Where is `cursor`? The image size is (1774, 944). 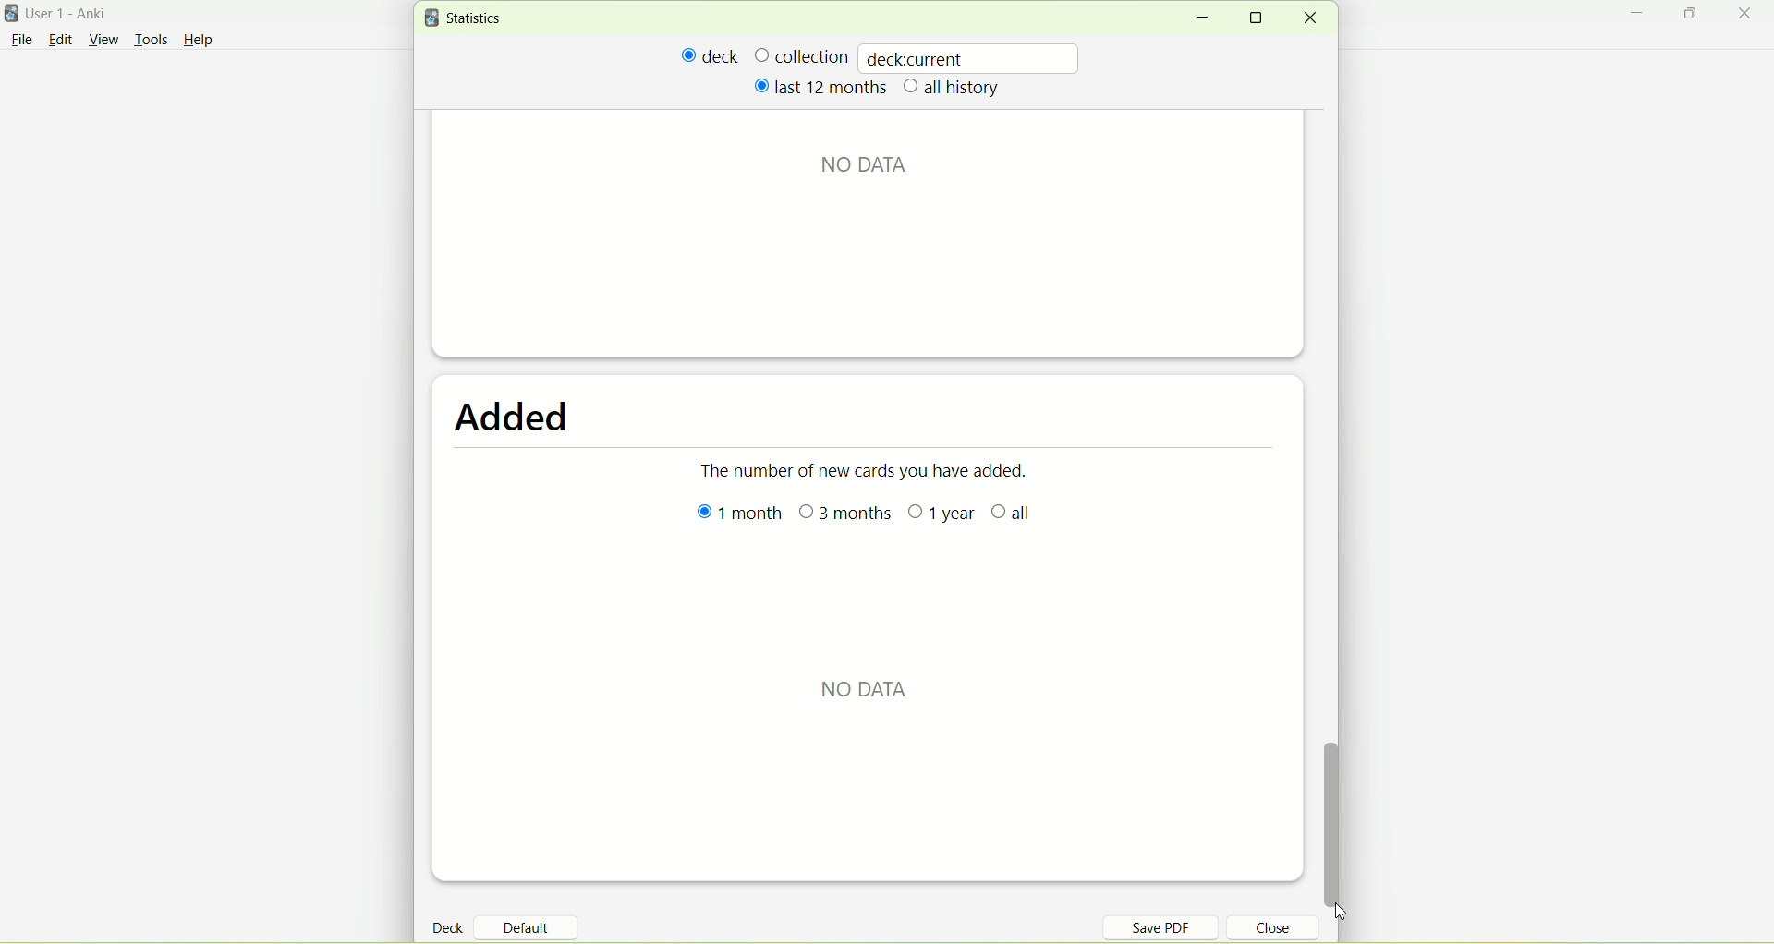 cursor is located at coordinates (1344, 914).